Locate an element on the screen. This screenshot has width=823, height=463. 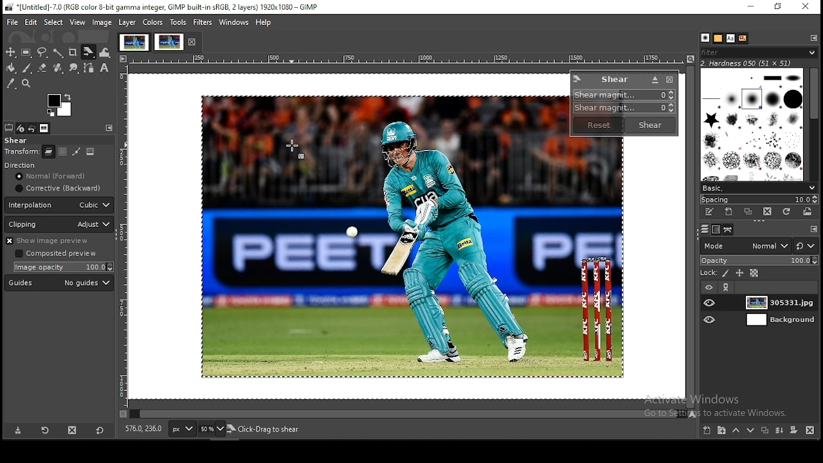
restore is located at coordinates (779, 8).